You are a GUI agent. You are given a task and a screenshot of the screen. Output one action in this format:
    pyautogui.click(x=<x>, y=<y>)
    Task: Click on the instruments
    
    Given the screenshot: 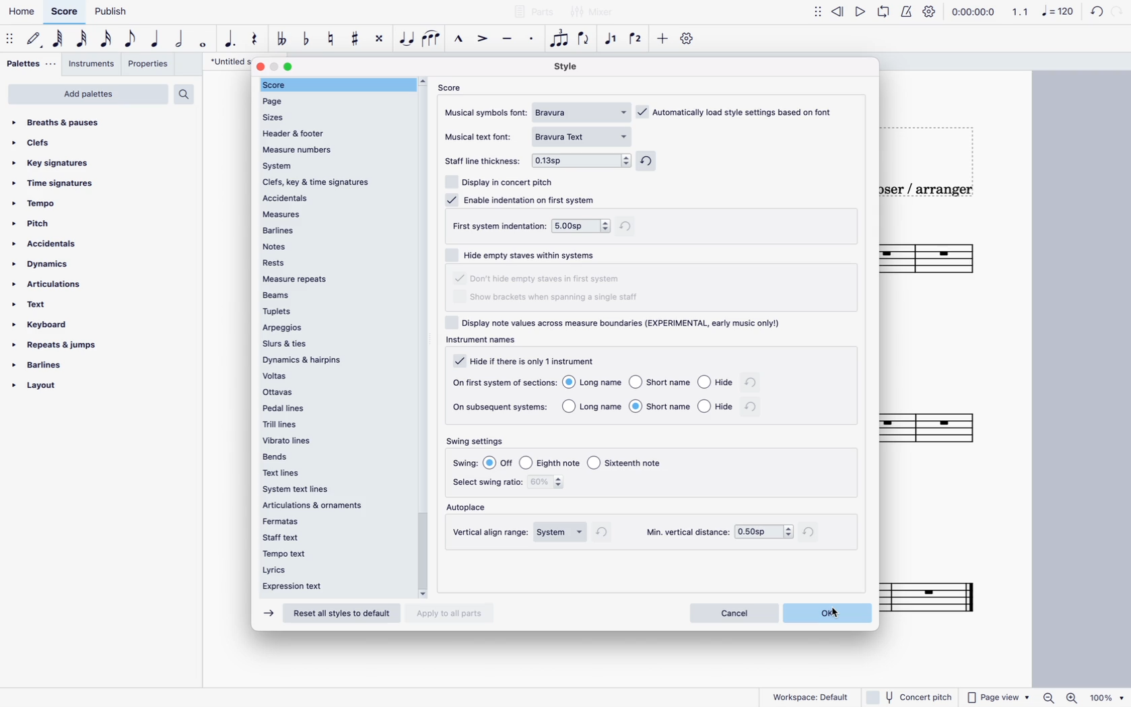 What is the action you would take?
    pyautogui.click(x=91, y=63)
    